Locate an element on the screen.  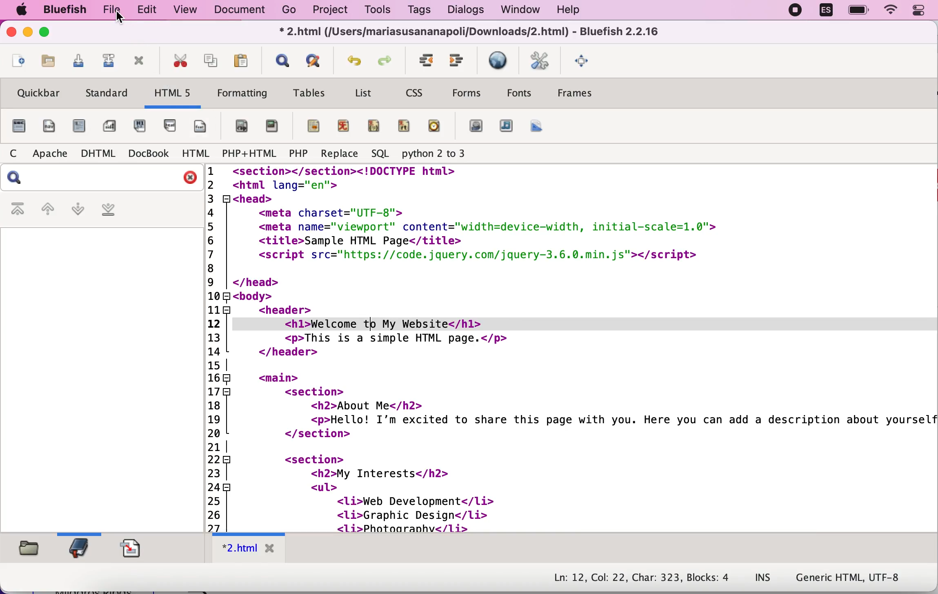
apple menu is located at coordinates (22, 10).